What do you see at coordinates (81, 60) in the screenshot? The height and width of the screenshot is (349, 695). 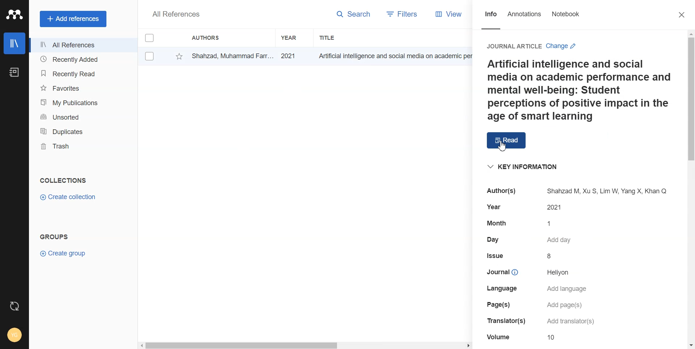 I see `Recently added` at bounding box center [81, 60].